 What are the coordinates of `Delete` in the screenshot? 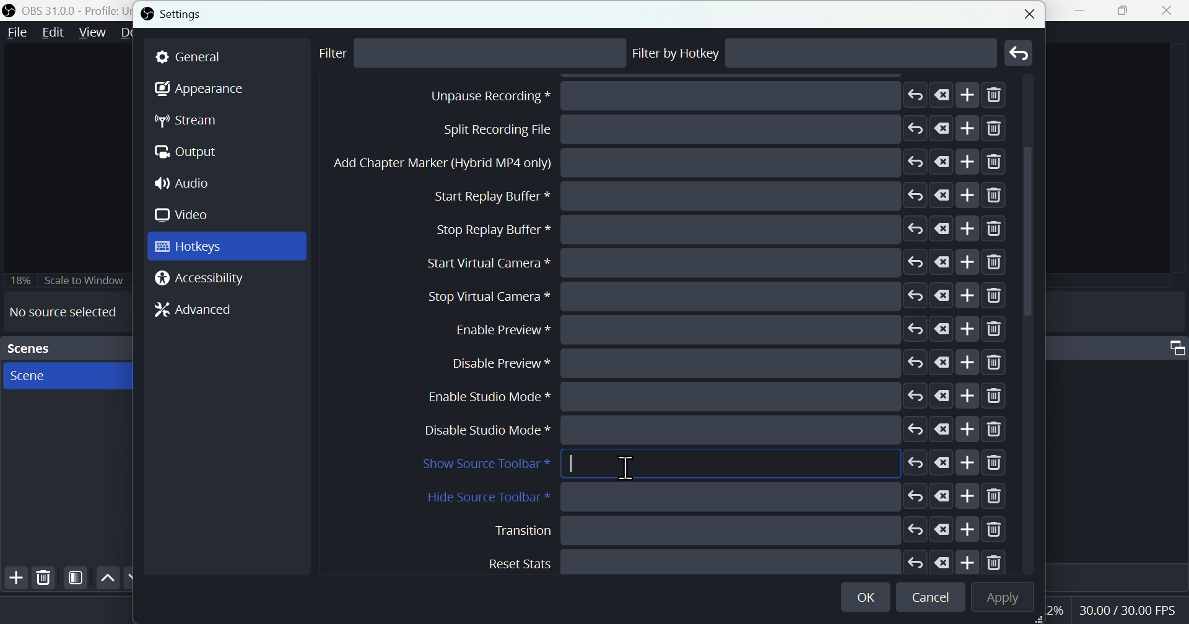 It's located at (44, 578).